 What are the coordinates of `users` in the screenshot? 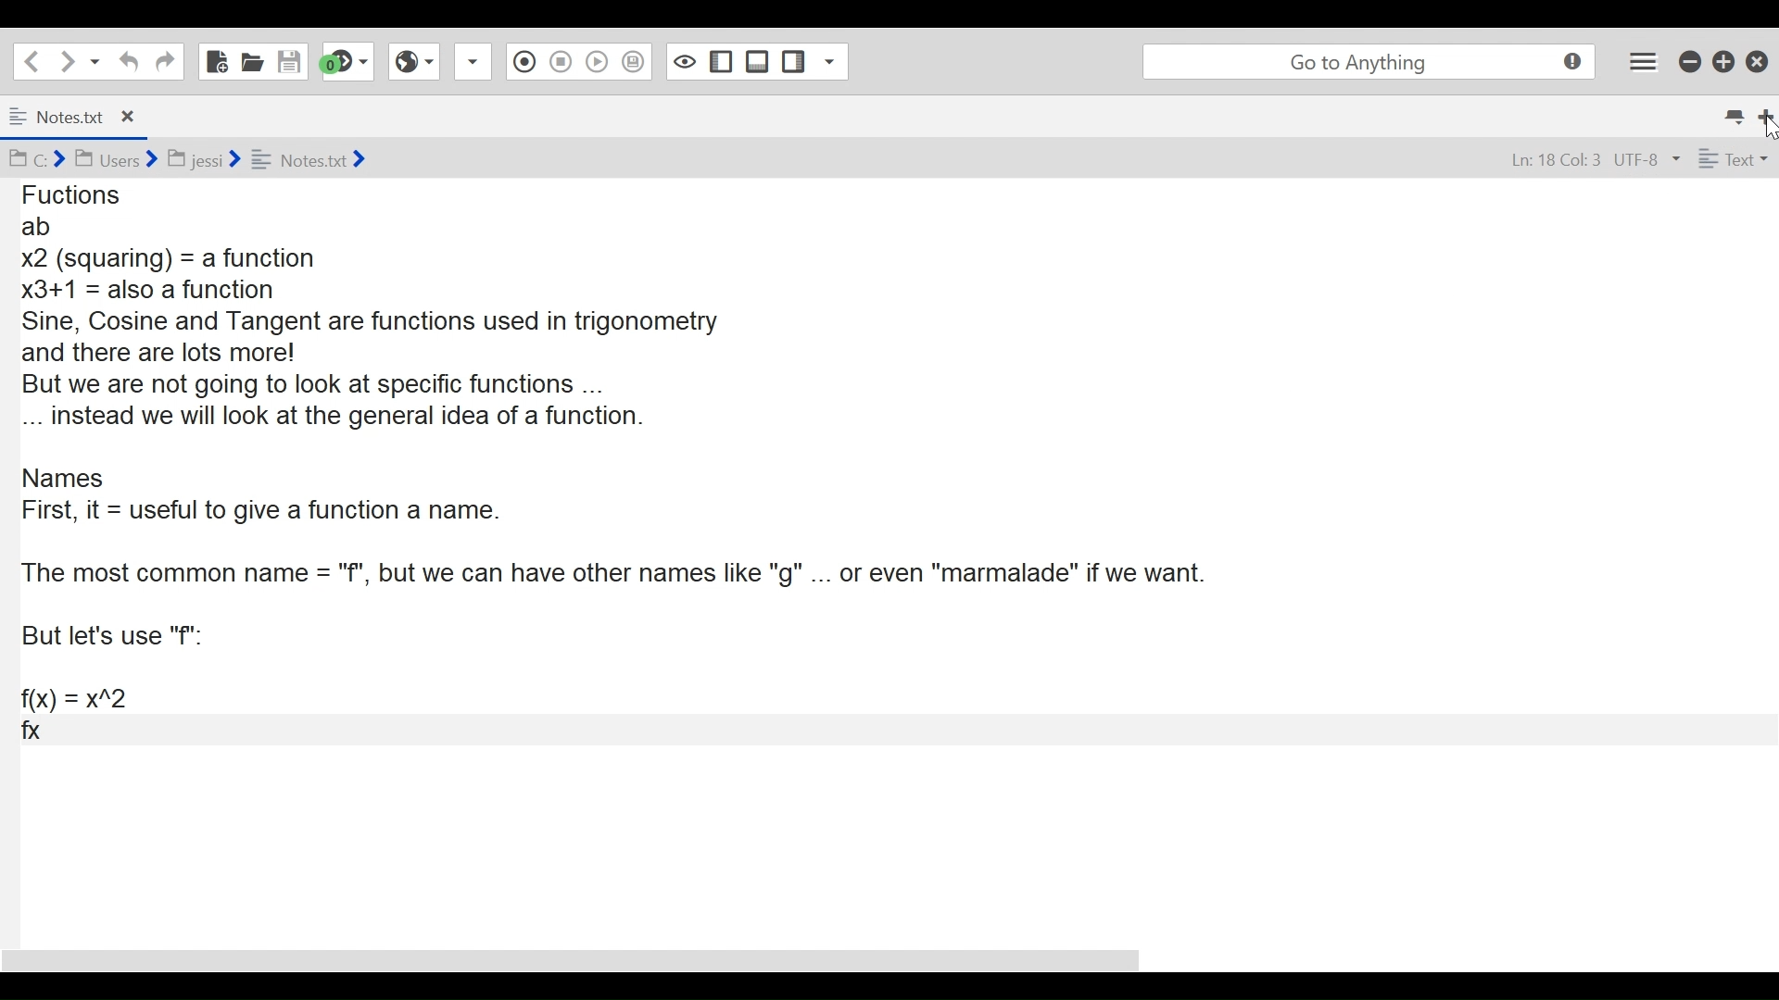 It's located at (115, 159).